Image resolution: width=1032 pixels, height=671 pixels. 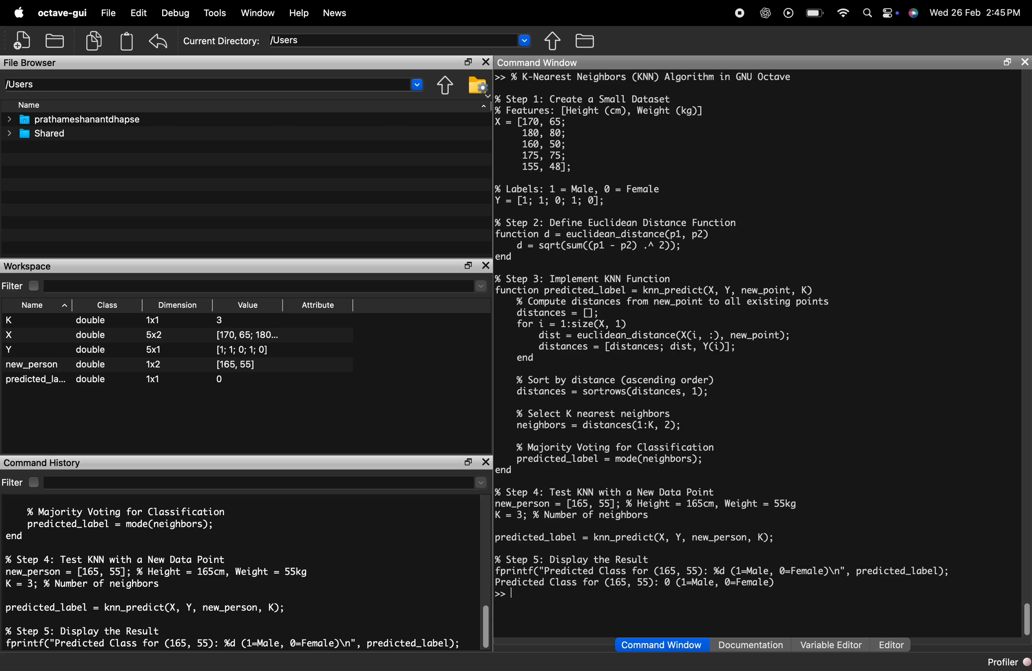 What do you see at coordinates (415, 85) in the screenshot?
I see `dropdown` at bounding box center [415, 85].